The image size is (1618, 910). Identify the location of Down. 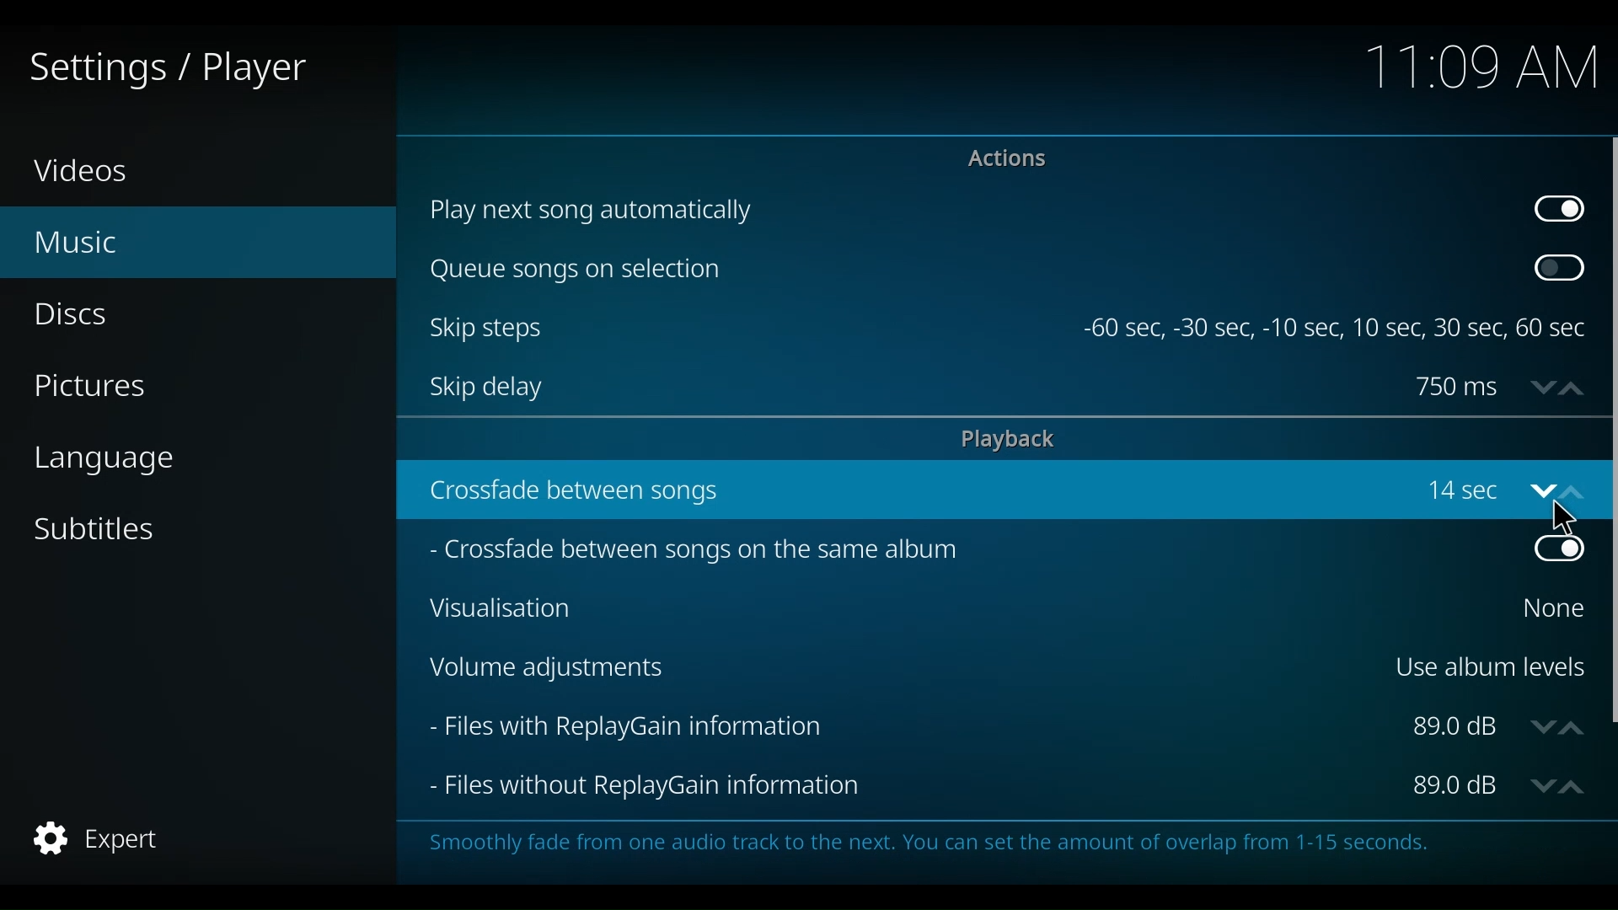
(1539, 784).